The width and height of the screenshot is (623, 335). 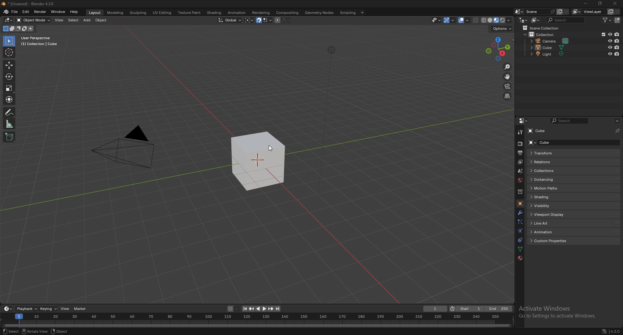 I want to click on jump to endpoint, so click(x=243, y=309).